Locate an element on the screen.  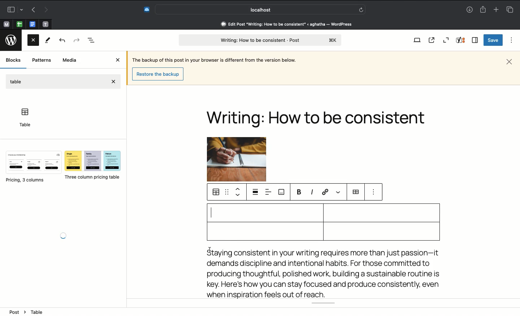
Zoom out is located at coordinates (447, 39).